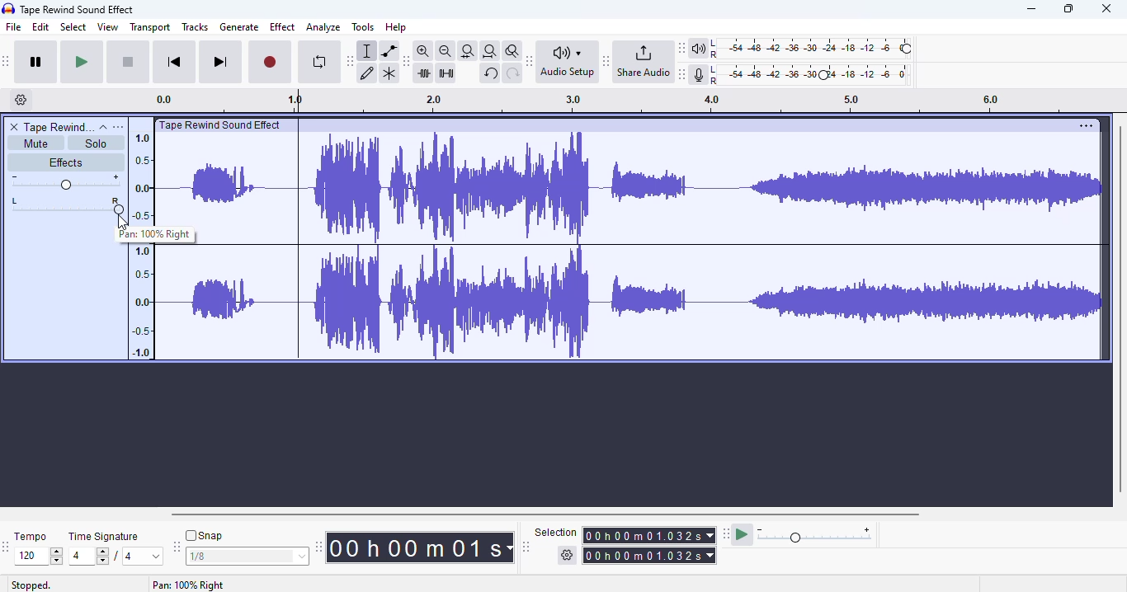 This screenshot has height=592, width=1127. Describe the element at coordinates (128, 63) in the screenshot. I see `stop` at that location.